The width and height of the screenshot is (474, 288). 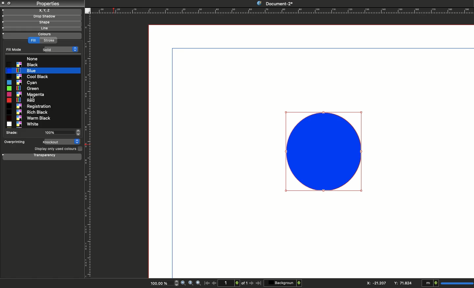 What do you see at coordinates (41, 23) in the screenshot?
I see `Shape` at bounding box center [41, 23].